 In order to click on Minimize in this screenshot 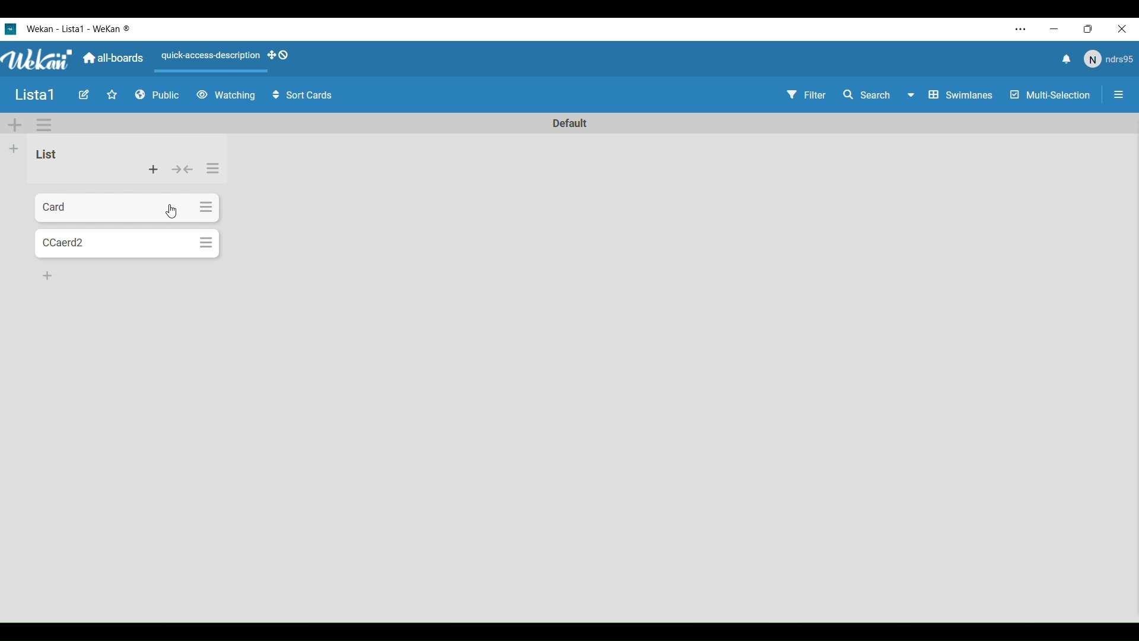, I will do `click(1055, 29)`.